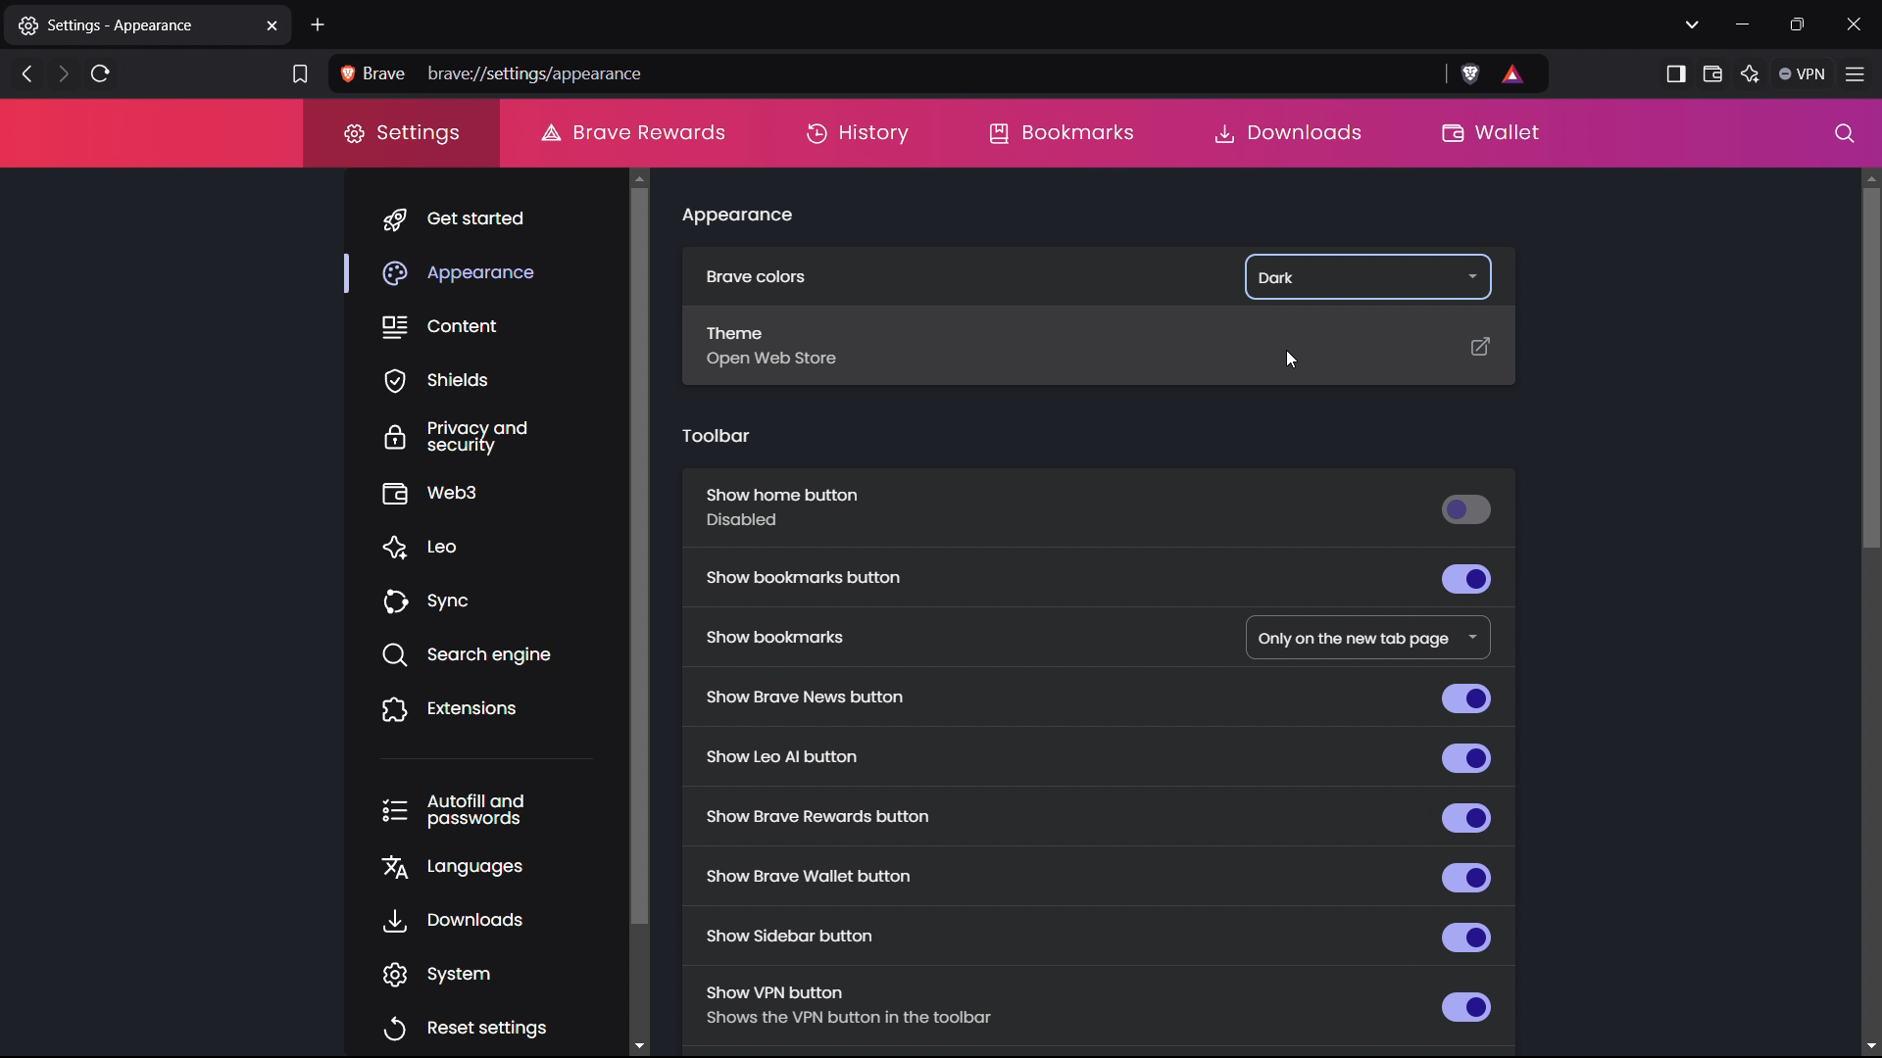 This screenshot has height=1058, width=1882. I want to click on privacy and security, so click(502, 434).